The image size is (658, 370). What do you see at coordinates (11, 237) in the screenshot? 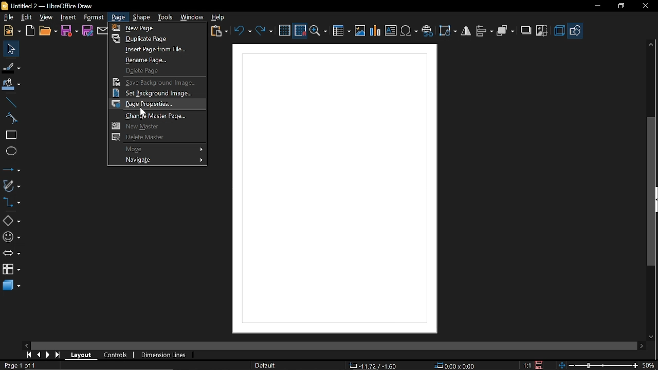
I see `Symbol shapes` at bounding box center [11, 237].